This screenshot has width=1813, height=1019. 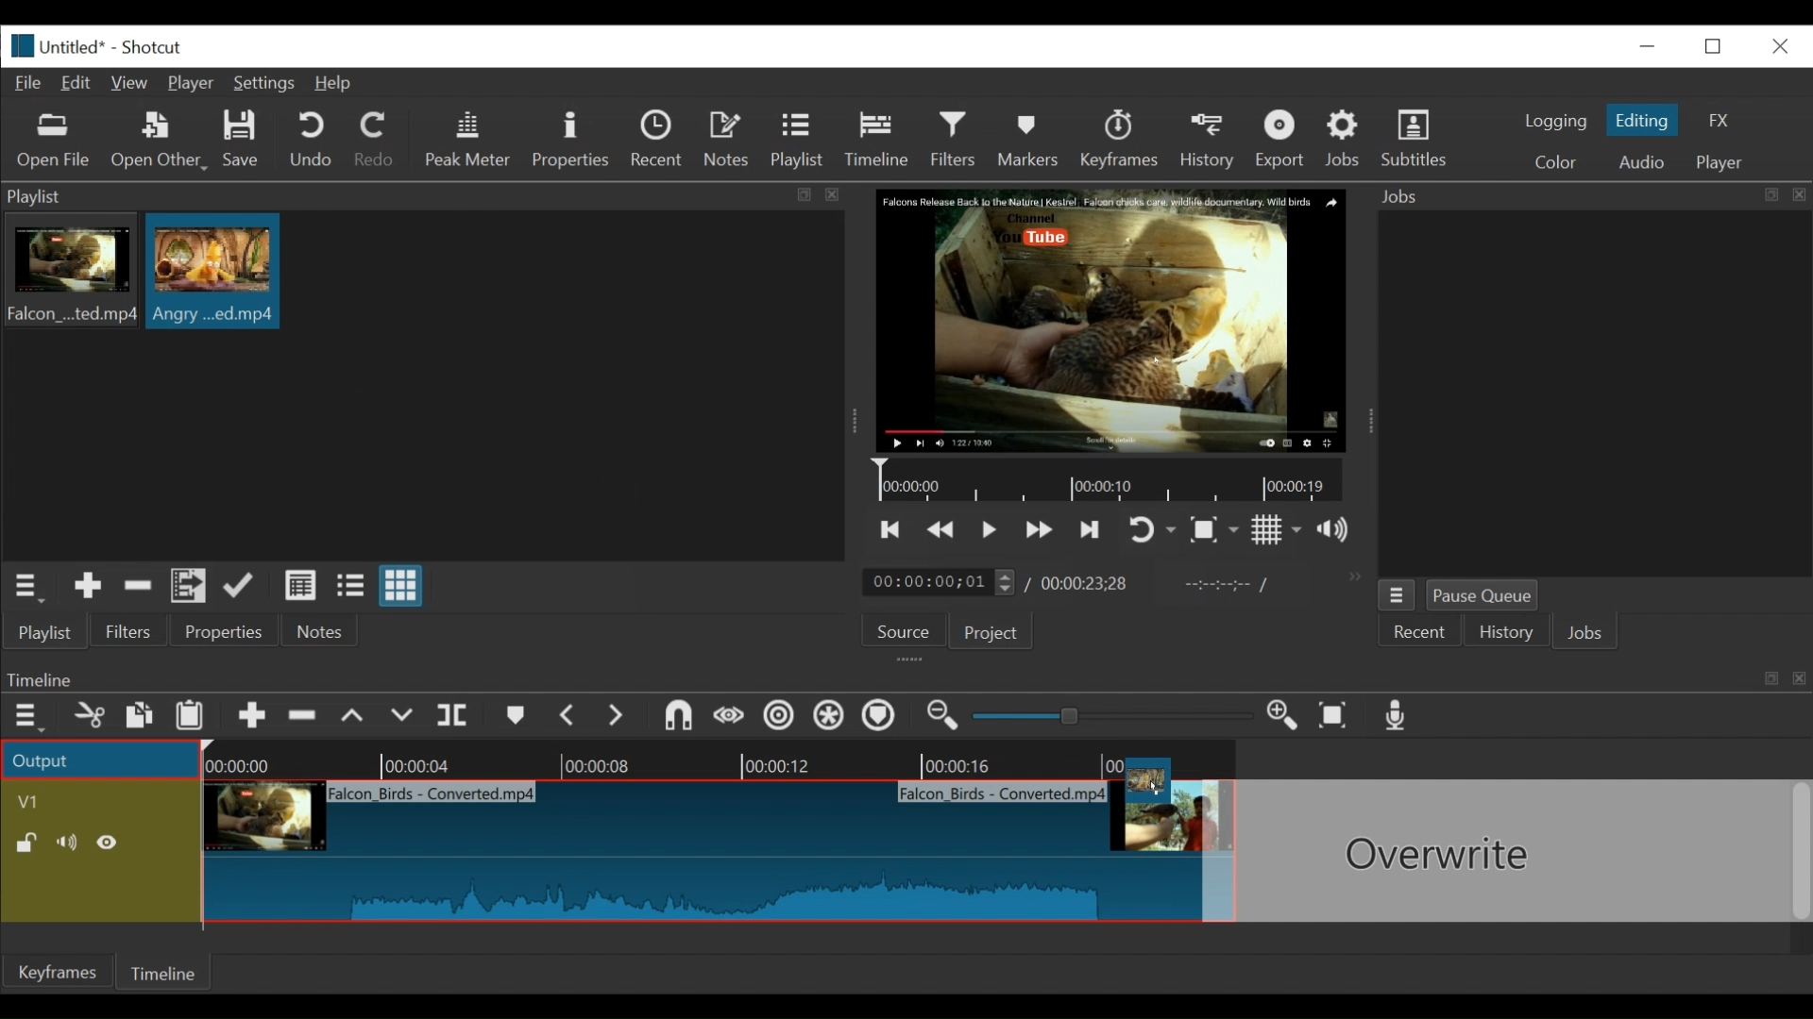 I want to click on clip, so click(x=69, y=274).